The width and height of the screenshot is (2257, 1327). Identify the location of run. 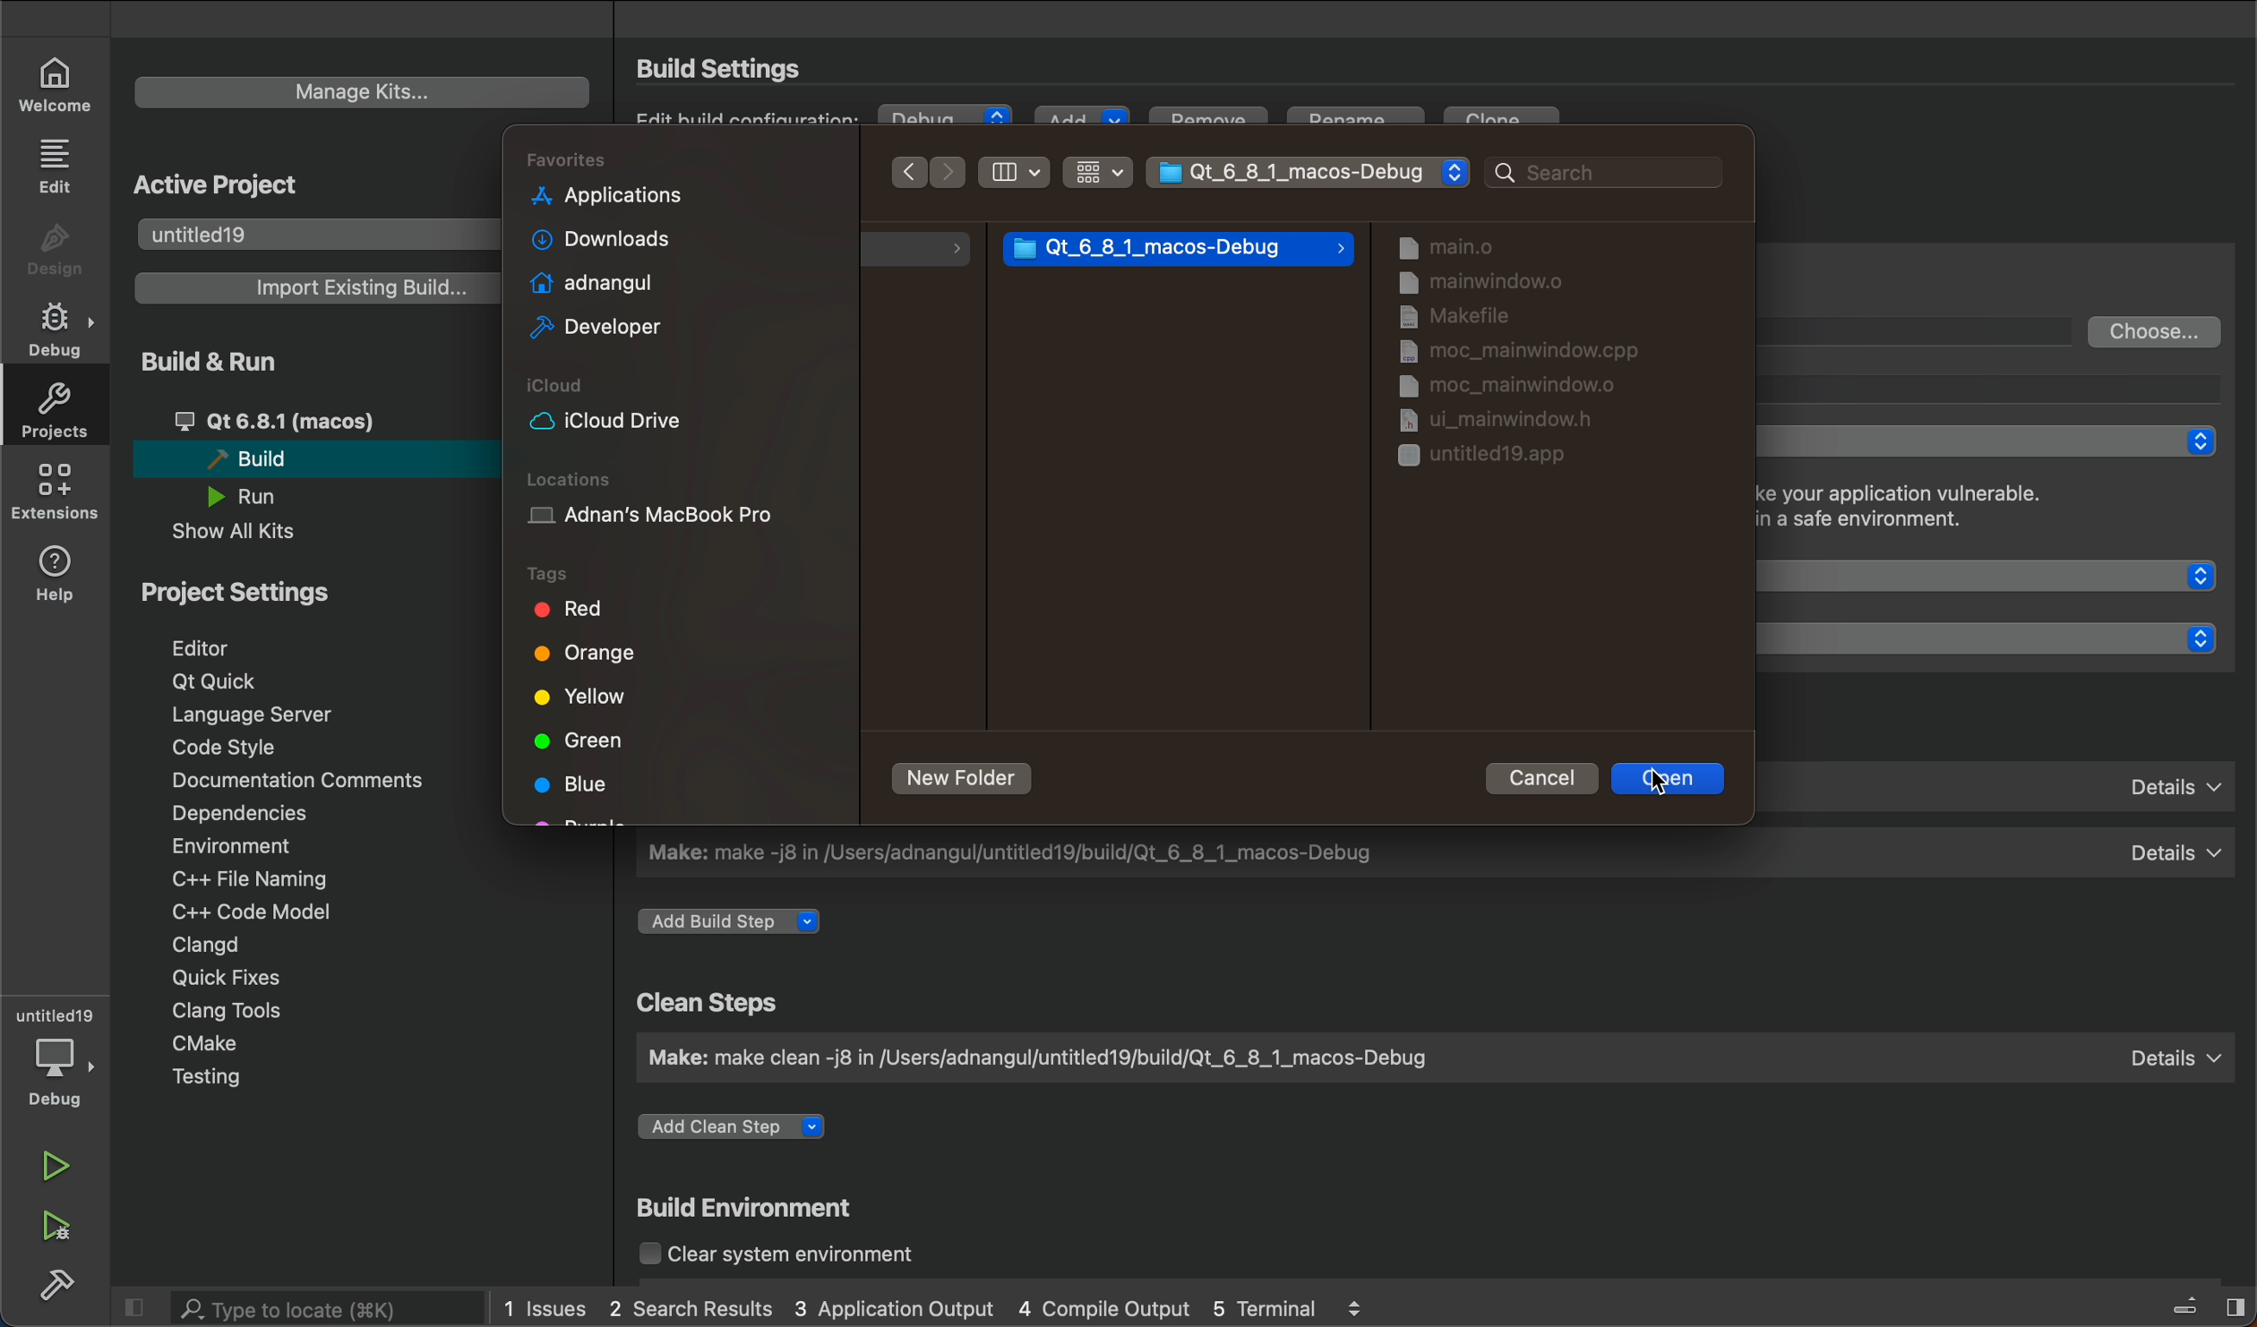
(260, 496).